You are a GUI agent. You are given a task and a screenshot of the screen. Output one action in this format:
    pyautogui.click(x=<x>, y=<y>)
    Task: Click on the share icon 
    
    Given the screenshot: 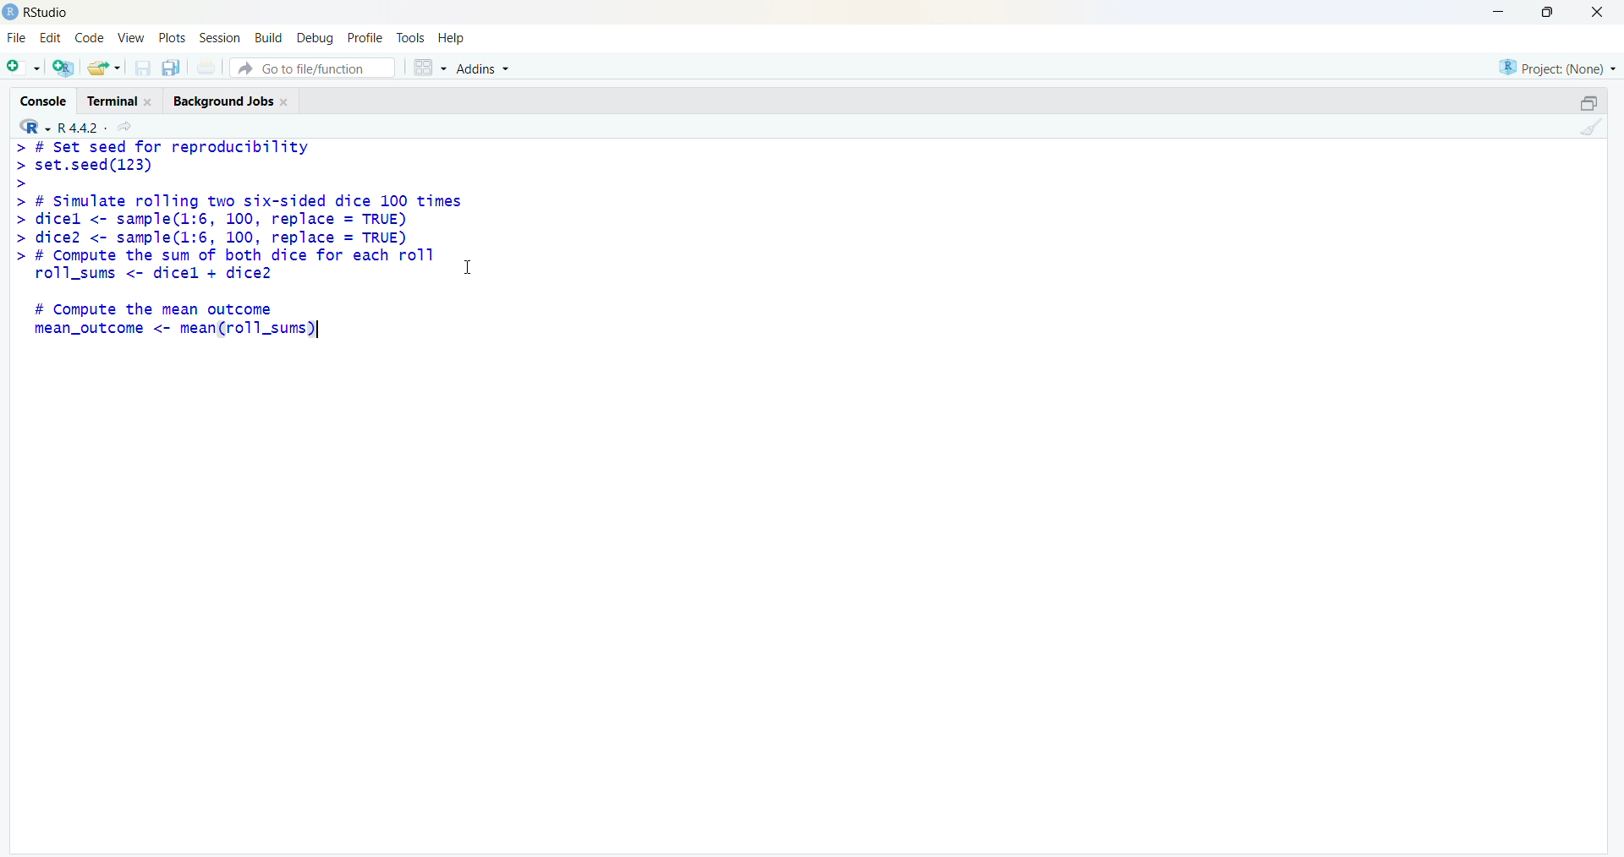 What is the action you would take?
    pyautogui.click(x=126, y=128)
    